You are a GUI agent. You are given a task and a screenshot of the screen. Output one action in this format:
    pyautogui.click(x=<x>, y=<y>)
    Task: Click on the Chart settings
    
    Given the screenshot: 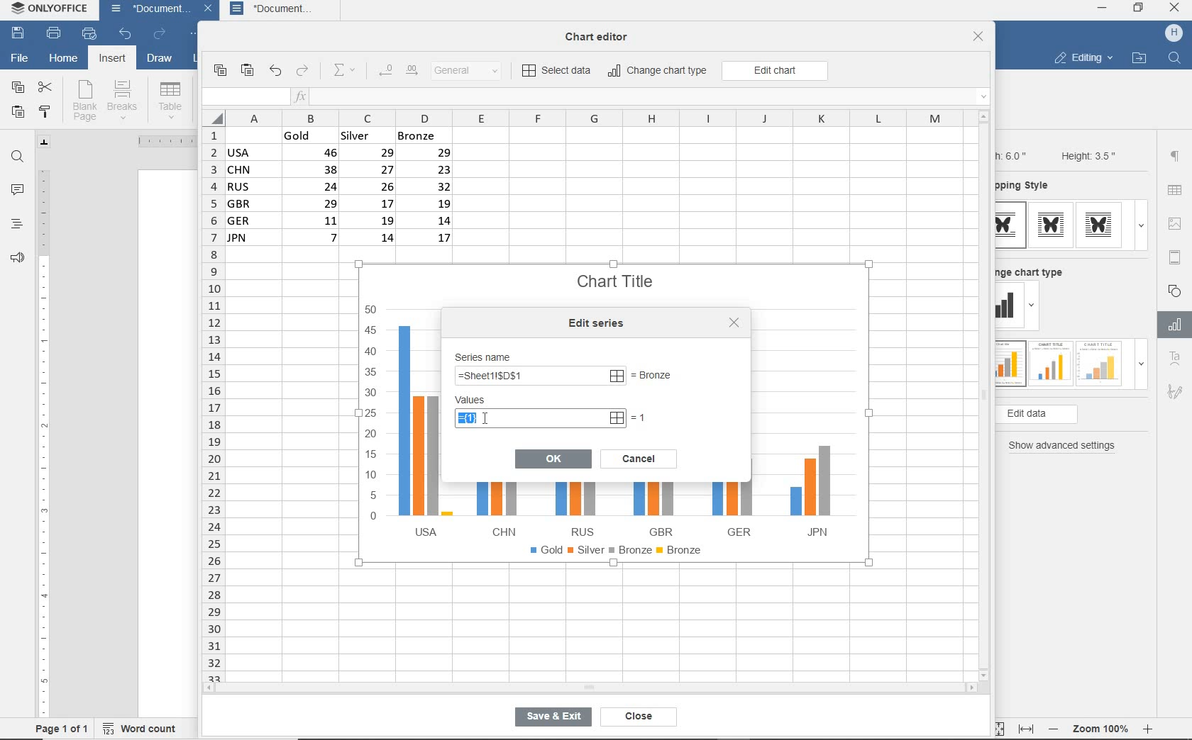 What is the action you would take?
    pyautogui.click(x=1172, y=325)
    